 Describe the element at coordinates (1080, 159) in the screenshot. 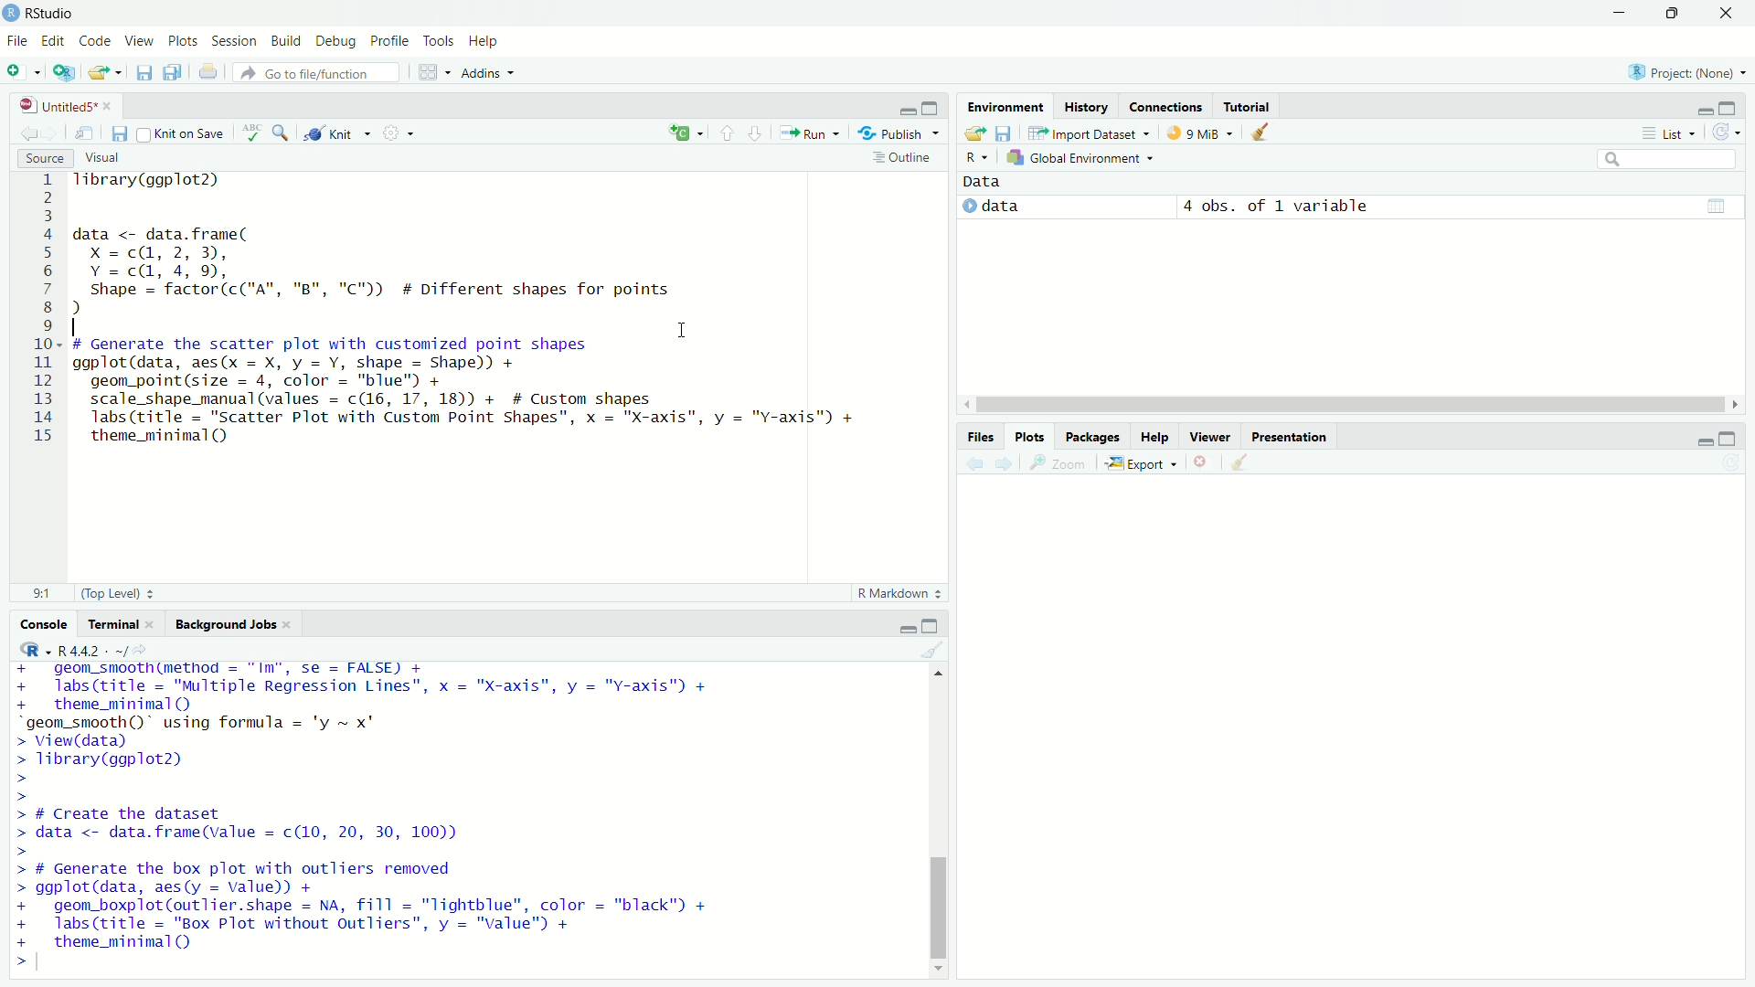

I see `Global Environment` at that location.